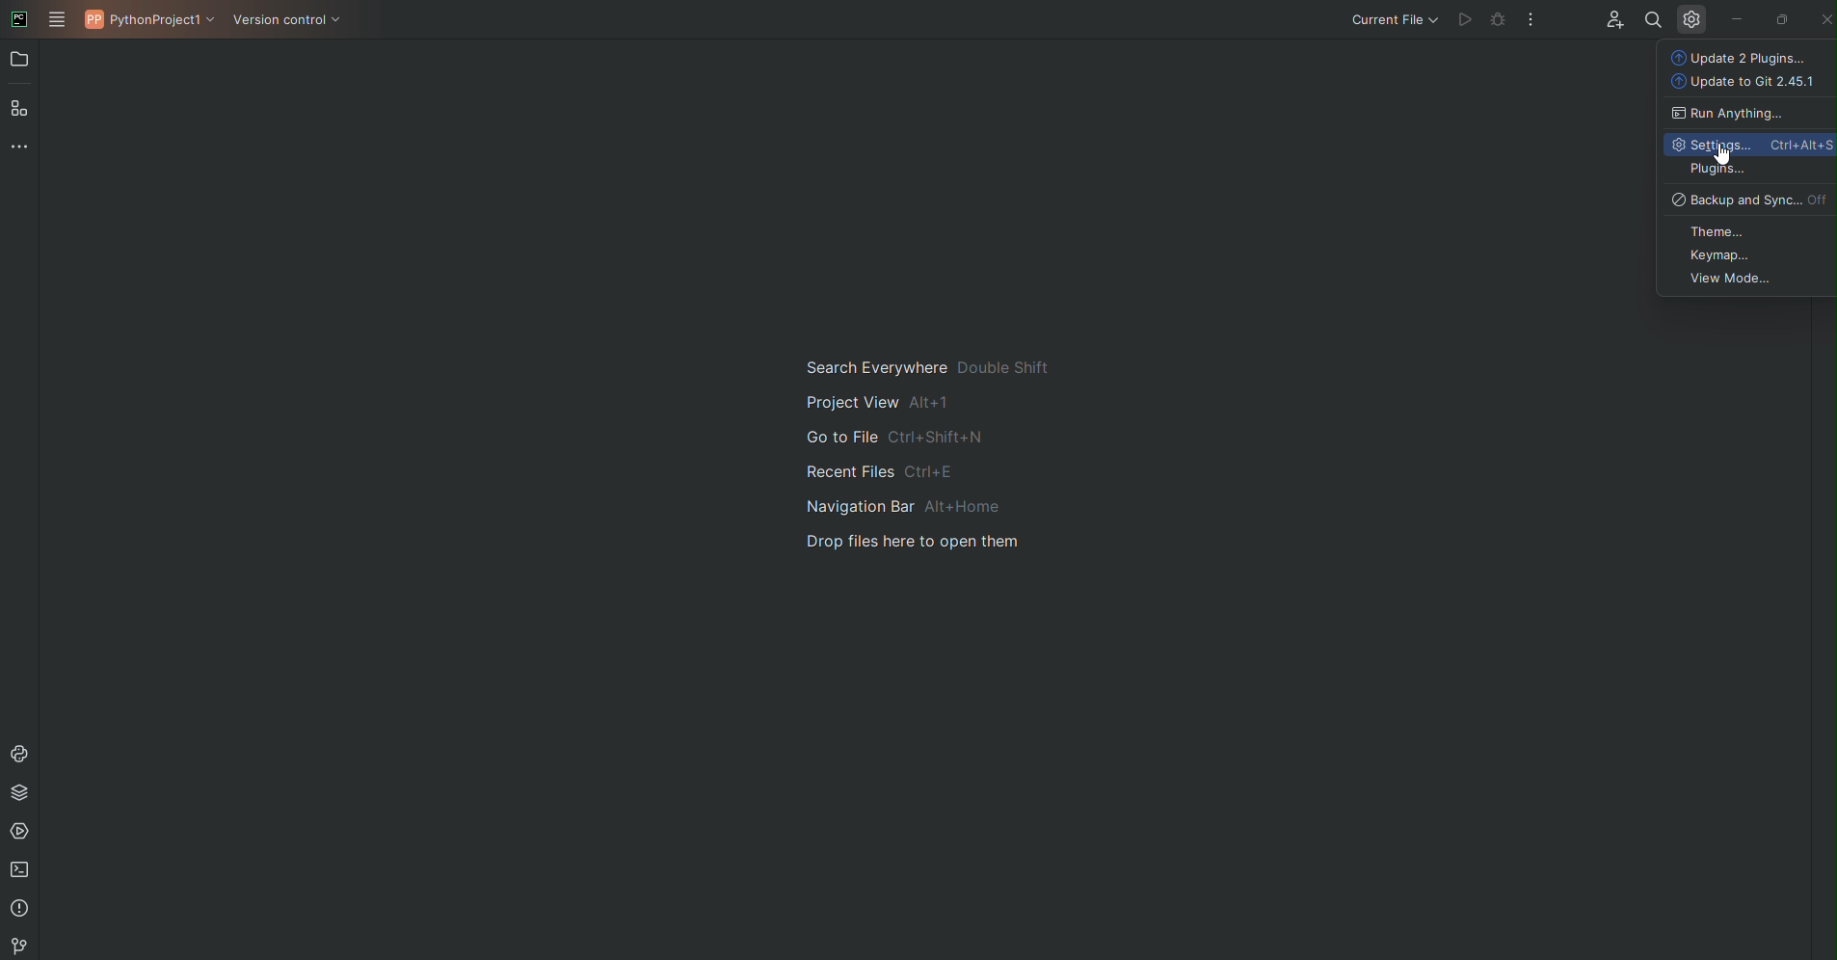 The height and width of the screenshot is (960, 1837). Describe the element at coordinates (1711, 280) in the screenshot. I see `View Mode` at that location.